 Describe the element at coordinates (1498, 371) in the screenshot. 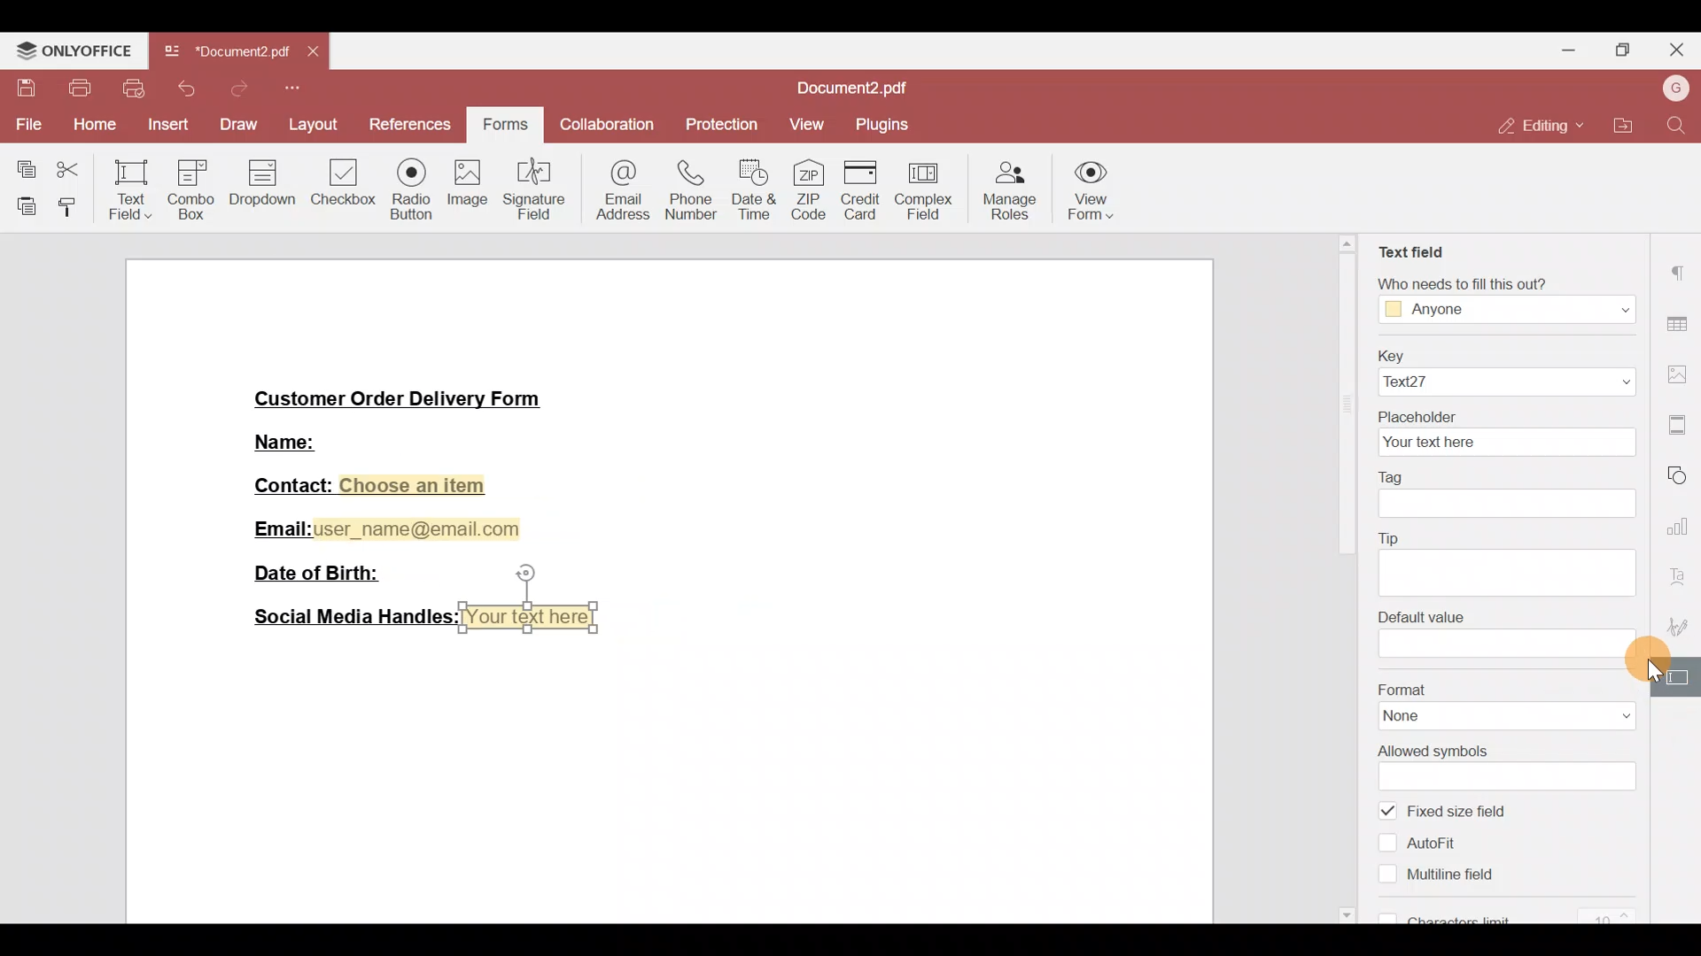

I see `Key` at that location.